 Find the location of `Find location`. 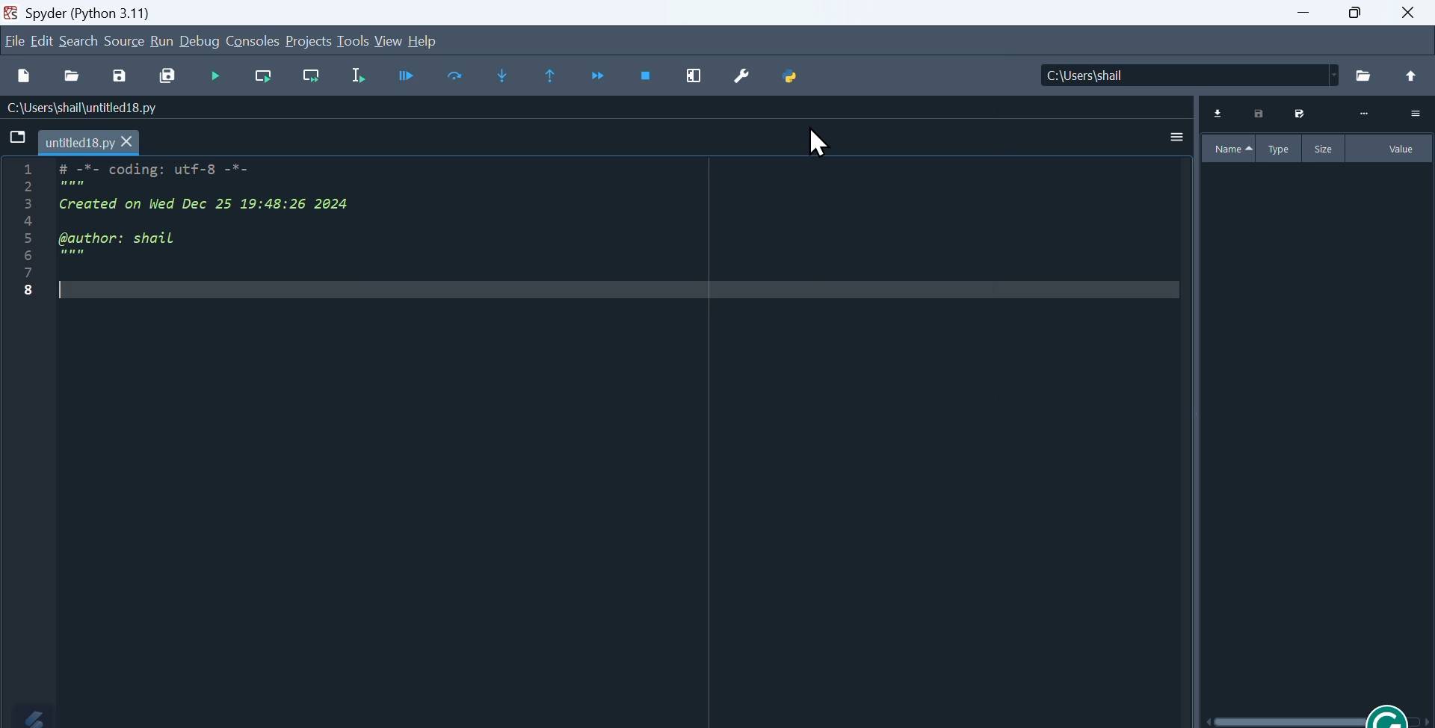

Find location is located at coordinates (1175, 76).